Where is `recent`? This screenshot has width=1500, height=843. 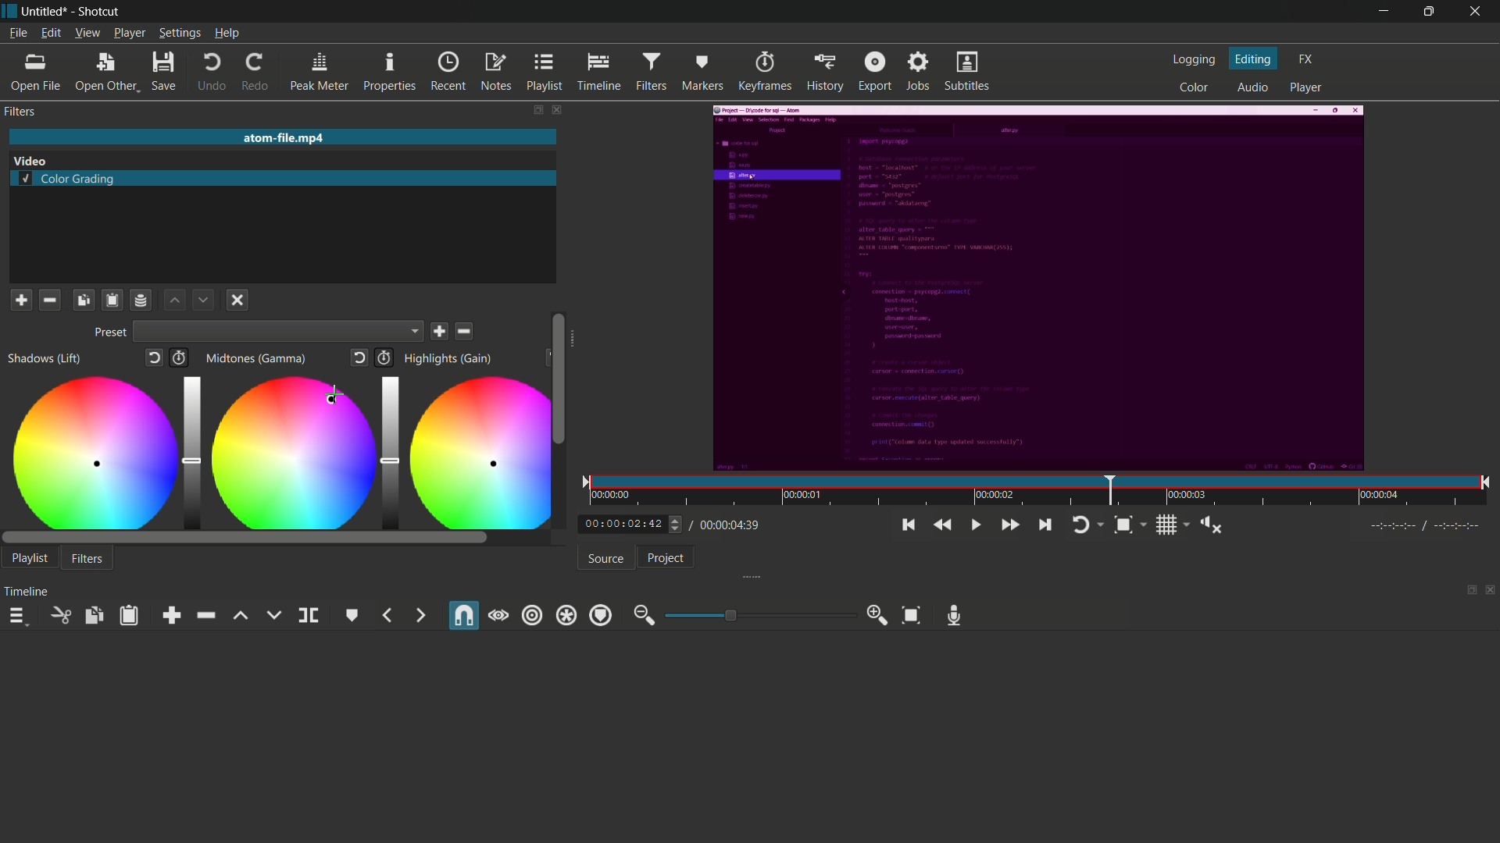 recent is located at coordinates (448, 72).